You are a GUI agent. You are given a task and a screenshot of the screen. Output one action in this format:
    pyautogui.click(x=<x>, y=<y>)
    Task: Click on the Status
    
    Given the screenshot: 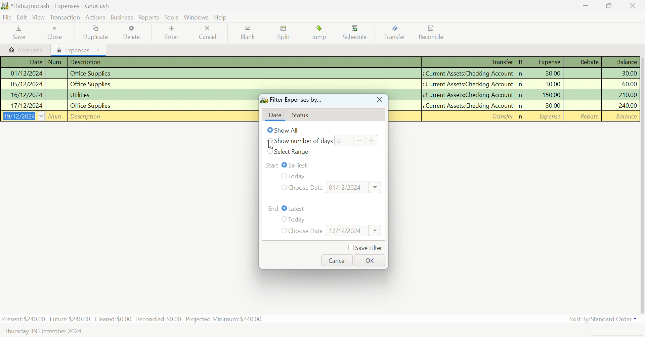 What is the action you would take?
    pyautogui.click(x=303, y=116)
    